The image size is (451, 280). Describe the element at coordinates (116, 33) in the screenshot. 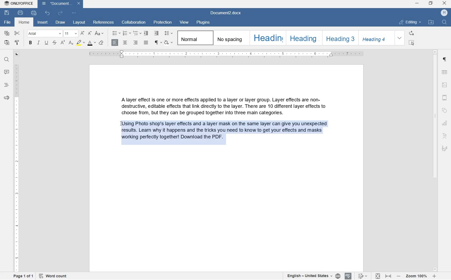

I see `BULLETS` at that location.